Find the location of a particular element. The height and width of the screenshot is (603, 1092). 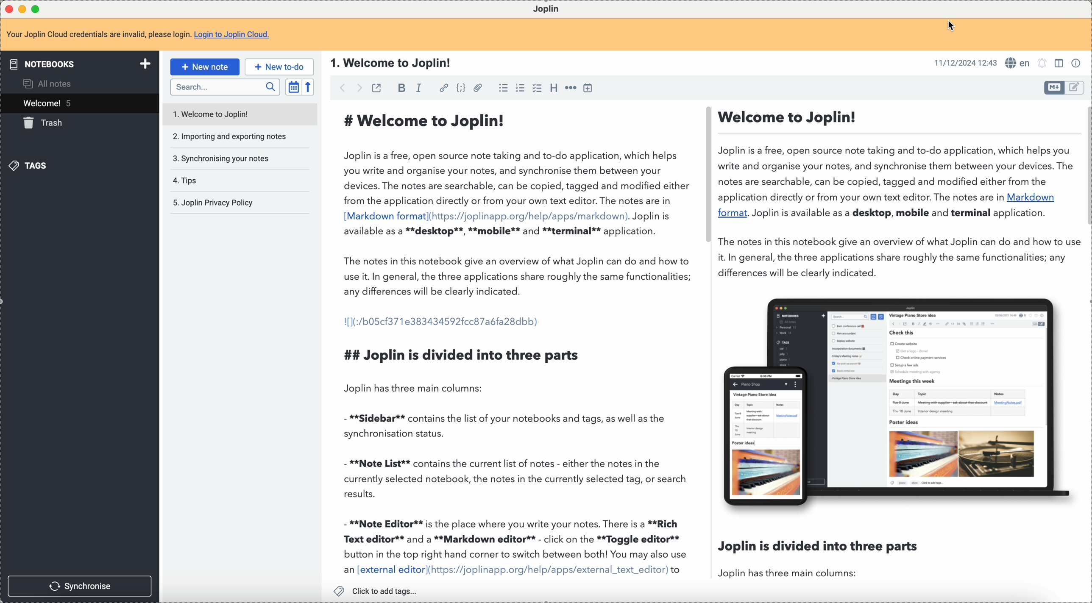

tags is located at coordinates (31, 167).